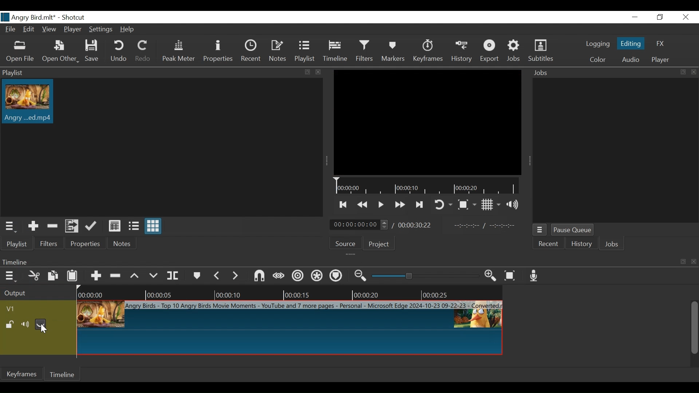  Describe the element at coordinates (76, 17) in the screenshot. I see `Shotcut` at that location.